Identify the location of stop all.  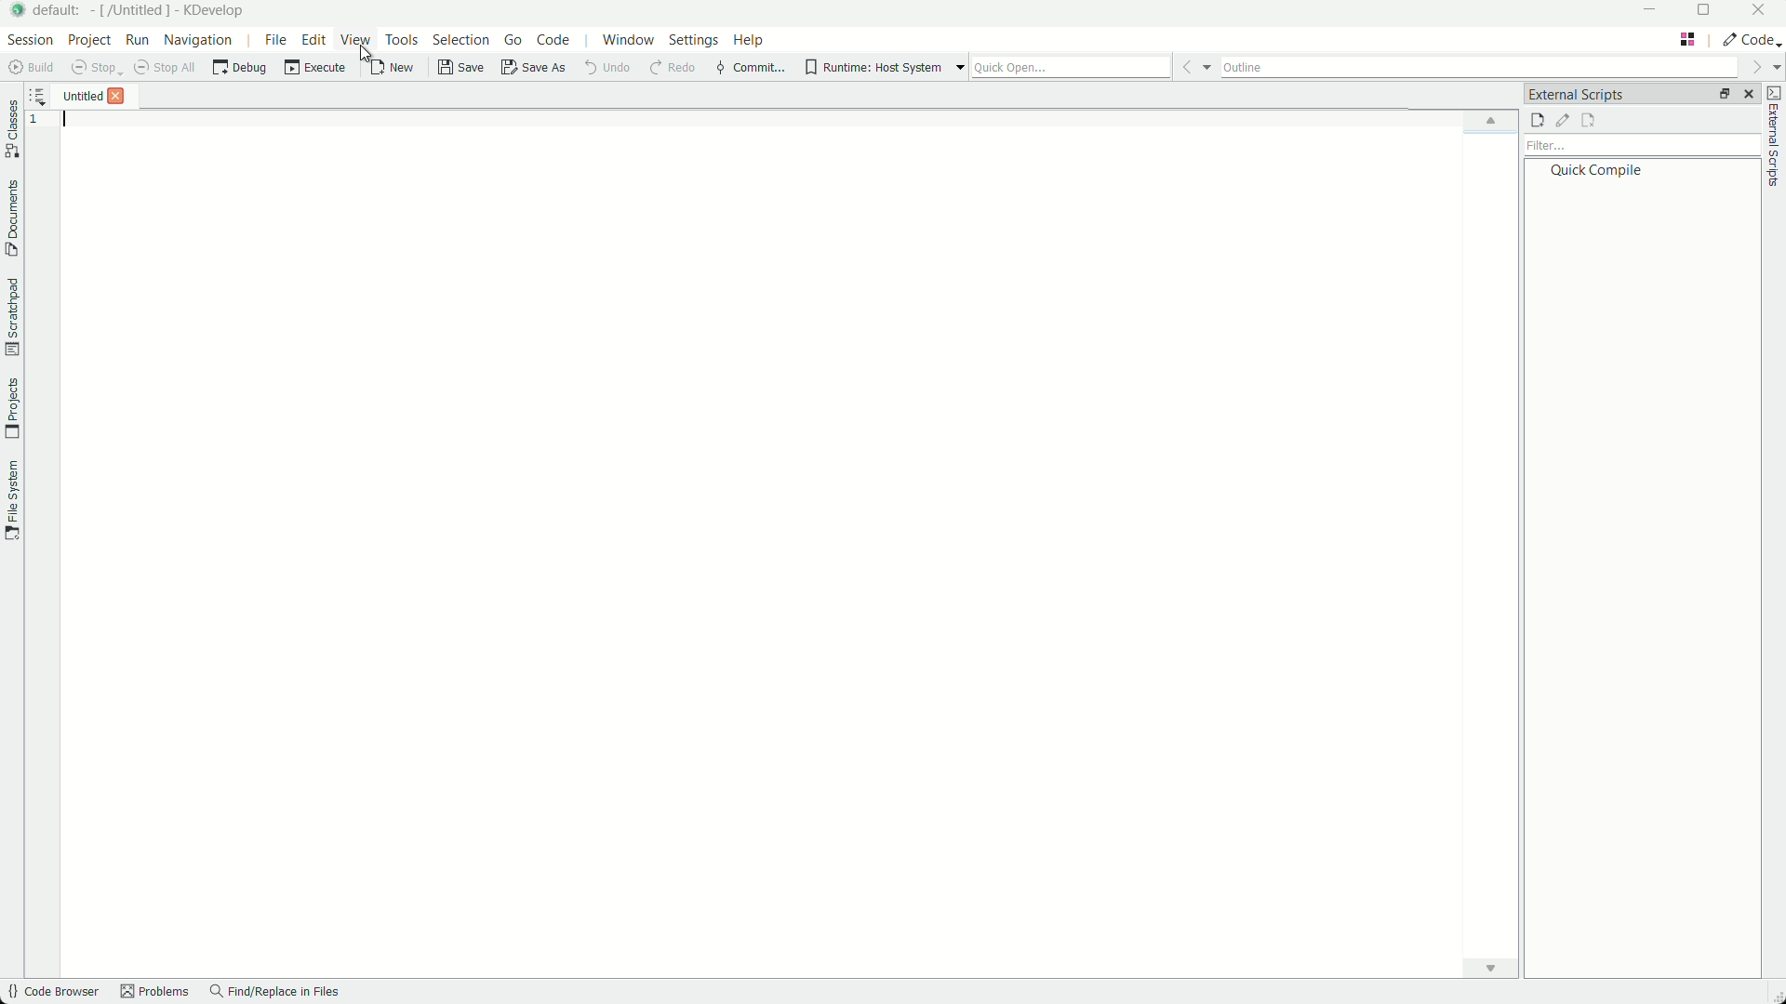
(167, 71).